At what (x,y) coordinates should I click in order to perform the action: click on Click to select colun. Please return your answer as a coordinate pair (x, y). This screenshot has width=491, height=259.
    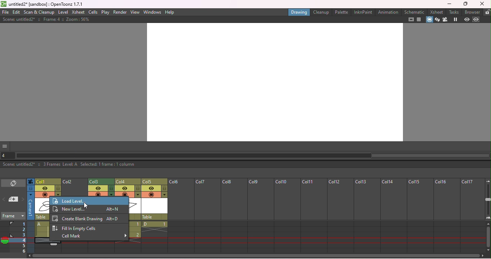
    Looking at the image, I should click on (48, 181).